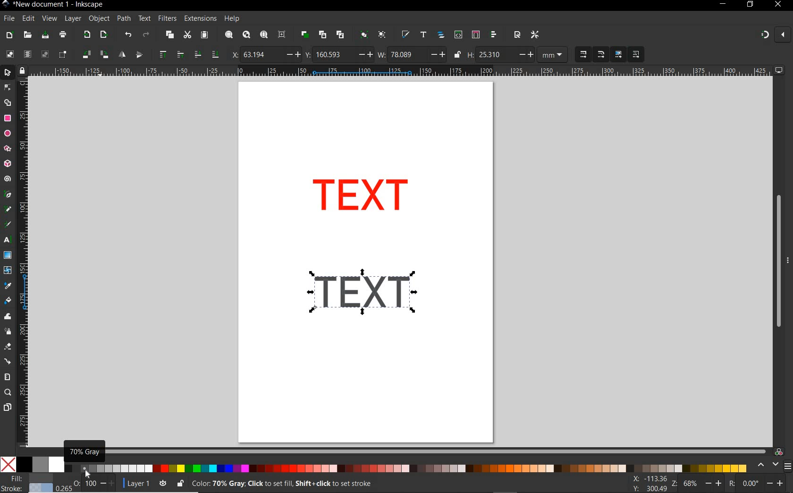  Describe the element at coordinates (362, 484) in the screenshot. I see `no objects selected` at that location.